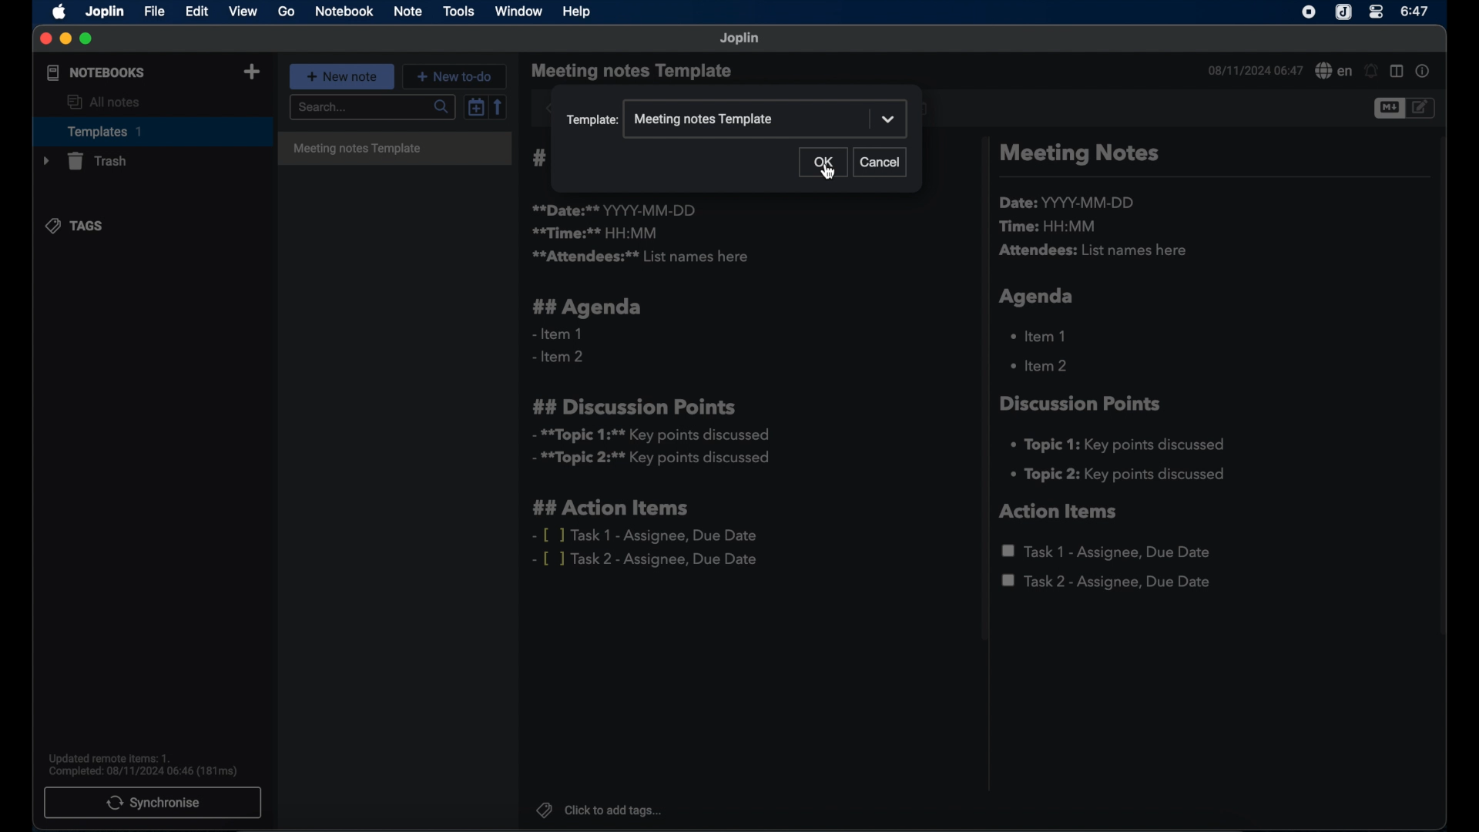  I want to click on help, so click(575, 10).